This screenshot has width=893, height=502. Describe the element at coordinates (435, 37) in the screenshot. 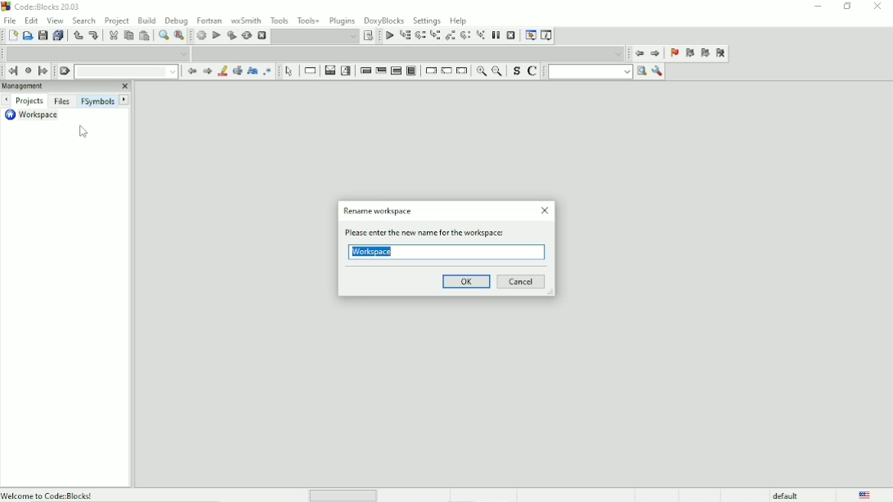

I see `Step into` at that location.